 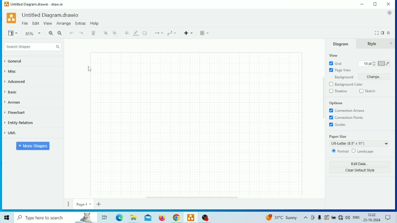 What do you see at coordinates (372, 220) in the screenshot?
I see `23-10-2024 date` at bounding box center [372, 220].